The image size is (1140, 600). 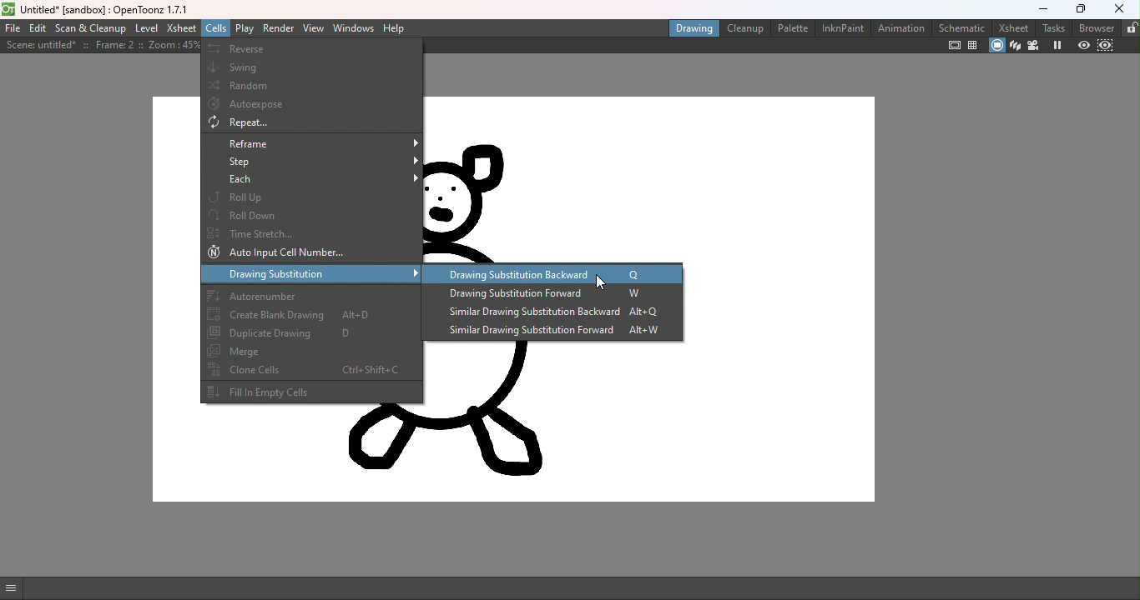 I want to click on Scene details, so click(x=100, y=47).